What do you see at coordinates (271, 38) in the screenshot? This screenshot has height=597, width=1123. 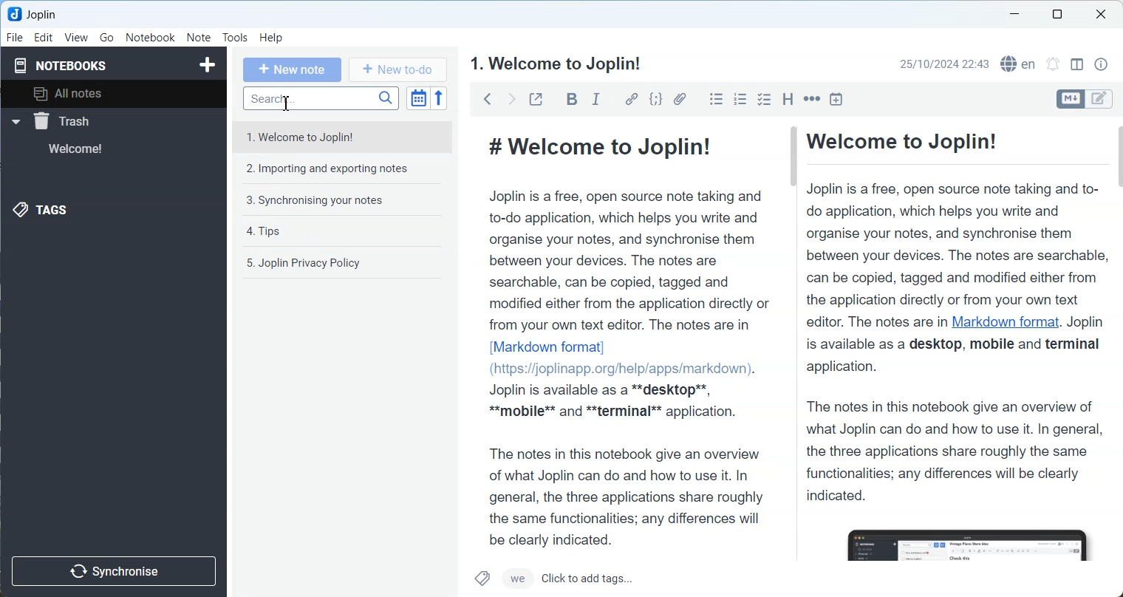 I see `Help` at bounding box center [271, 38].